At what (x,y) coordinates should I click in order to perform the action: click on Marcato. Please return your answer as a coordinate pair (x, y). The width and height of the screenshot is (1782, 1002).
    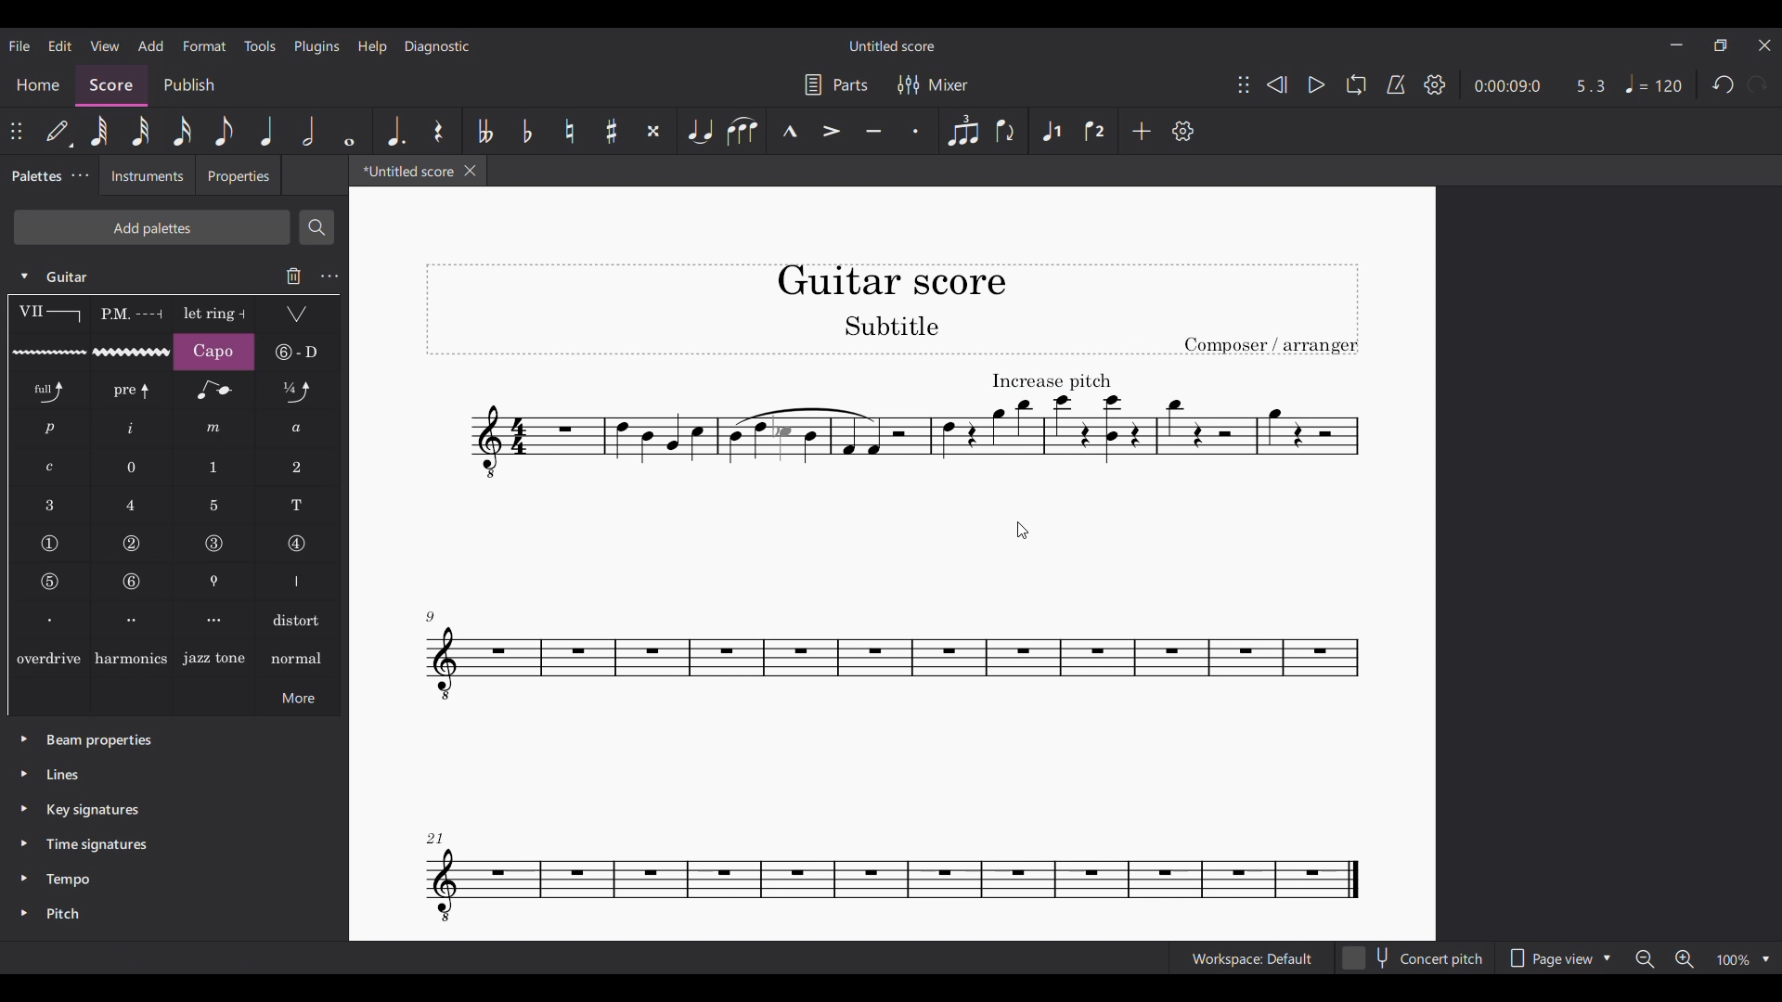
    Looking at the image, I should click on (788, 132).